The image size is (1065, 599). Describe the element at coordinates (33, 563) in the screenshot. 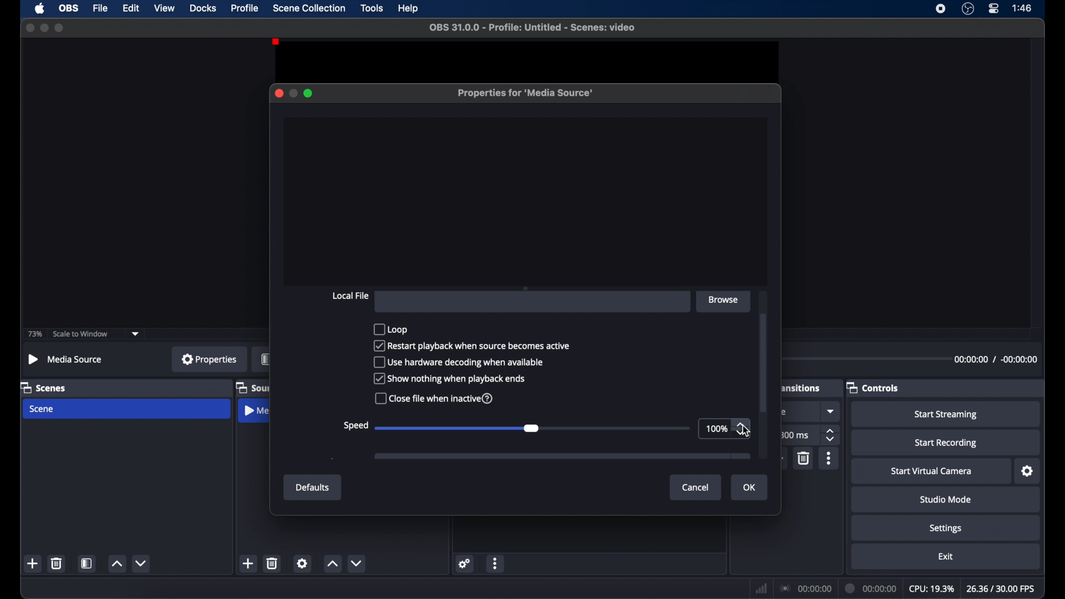

I see `add` at that location.